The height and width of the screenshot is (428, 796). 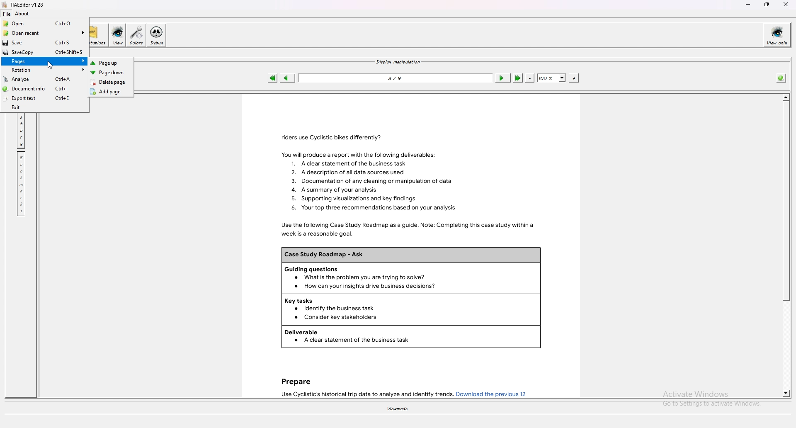 What do you see at coordinates (396, 78) in the screenshot?
I see `3/9` at bounding box center [396, 78].